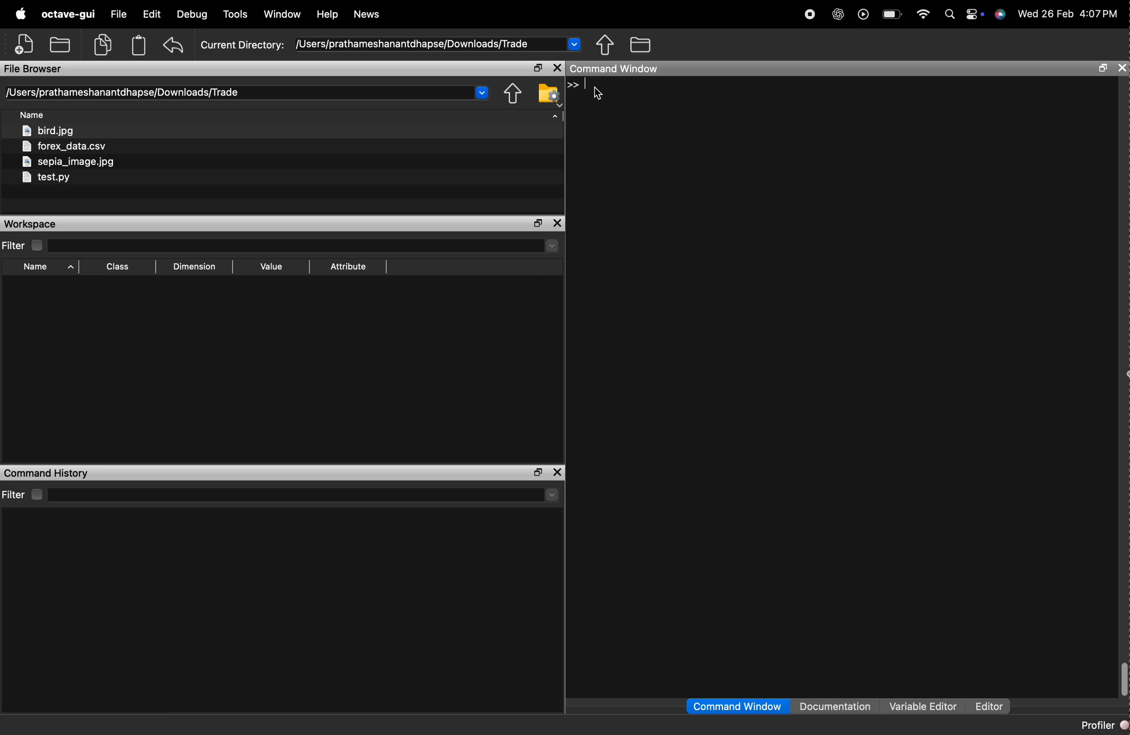 The height and width of the screenshot is (735, 1130). Describe the element at coordinates (559, 472) in the screenshot. I see `close` at that location.